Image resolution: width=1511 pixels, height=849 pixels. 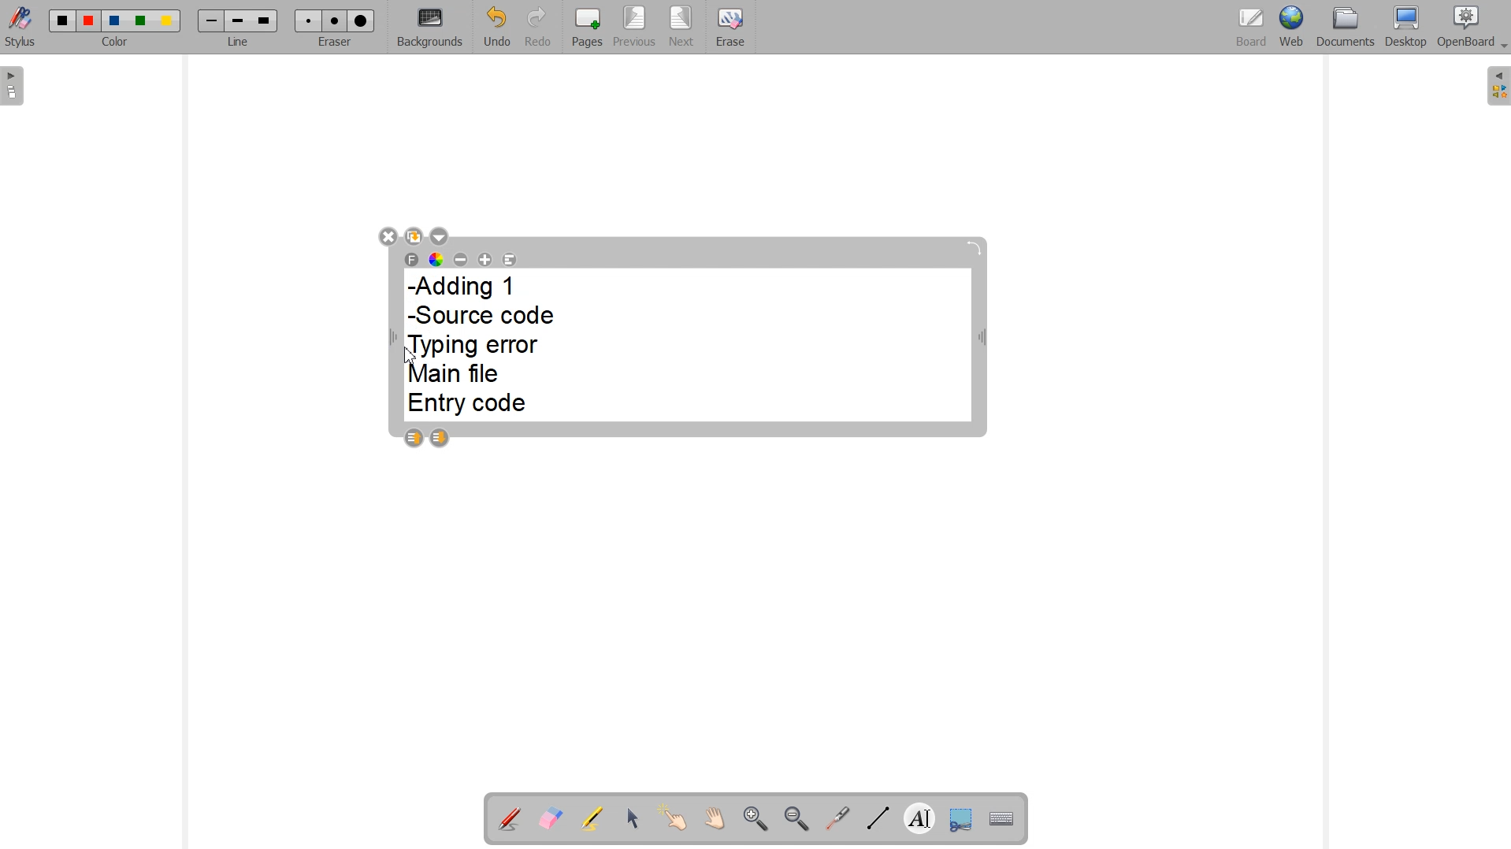 What do you see at coordinates (239, 21) in the screenshot?
I see `Medium line` at bounding box center [239, 21].